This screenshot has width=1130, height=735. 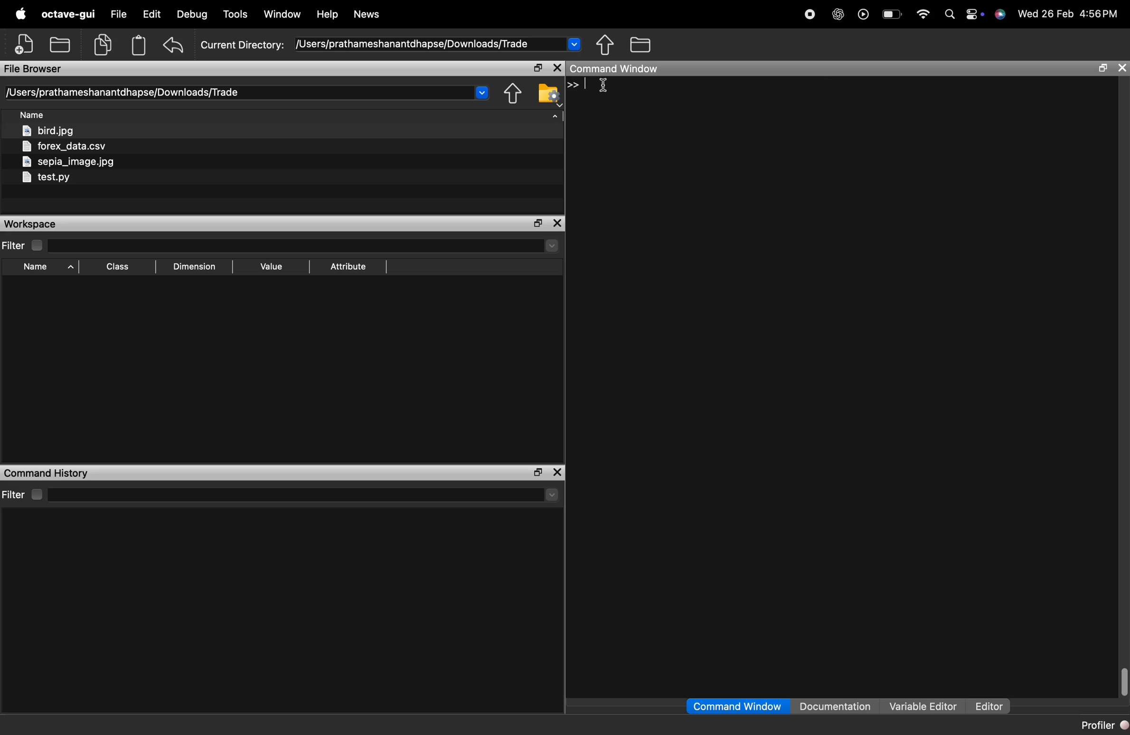 What do you see at coordinates (235, 14) in the screenshot?
I see `Tools` at bounding box center [235, 14].